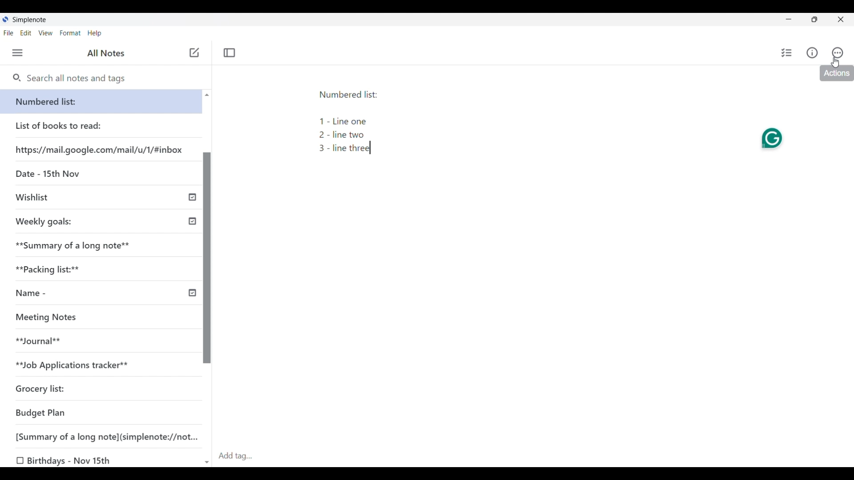 The image size is (854, 480). Describe the element at coordinates (73, 246) in the screenshot. I see `Summary of a long note**` at that location.